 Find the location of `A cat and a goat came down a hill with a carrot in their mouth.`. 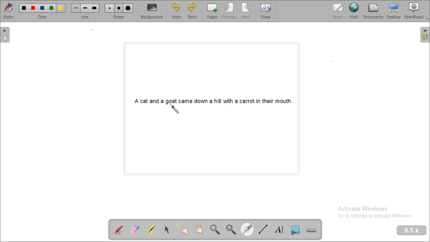

A cat and a goat came down a hill with a carrot in their mouth. is located at coordinates (213, 101).